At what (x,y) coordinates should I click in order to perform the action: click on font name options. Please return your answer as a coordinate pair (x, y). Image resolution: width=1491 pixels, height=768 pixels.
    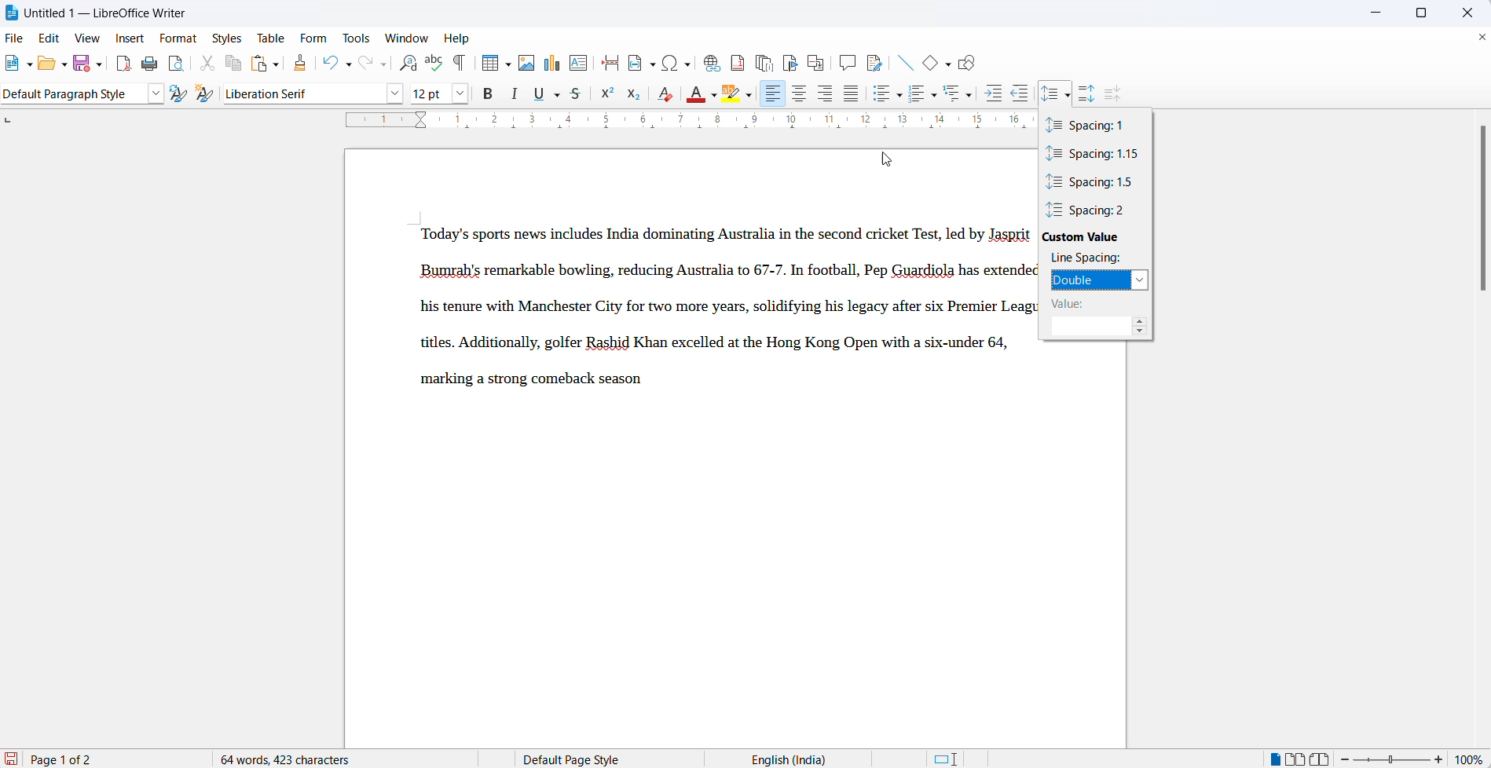
    Looking at the image, I should click on (464, 95).